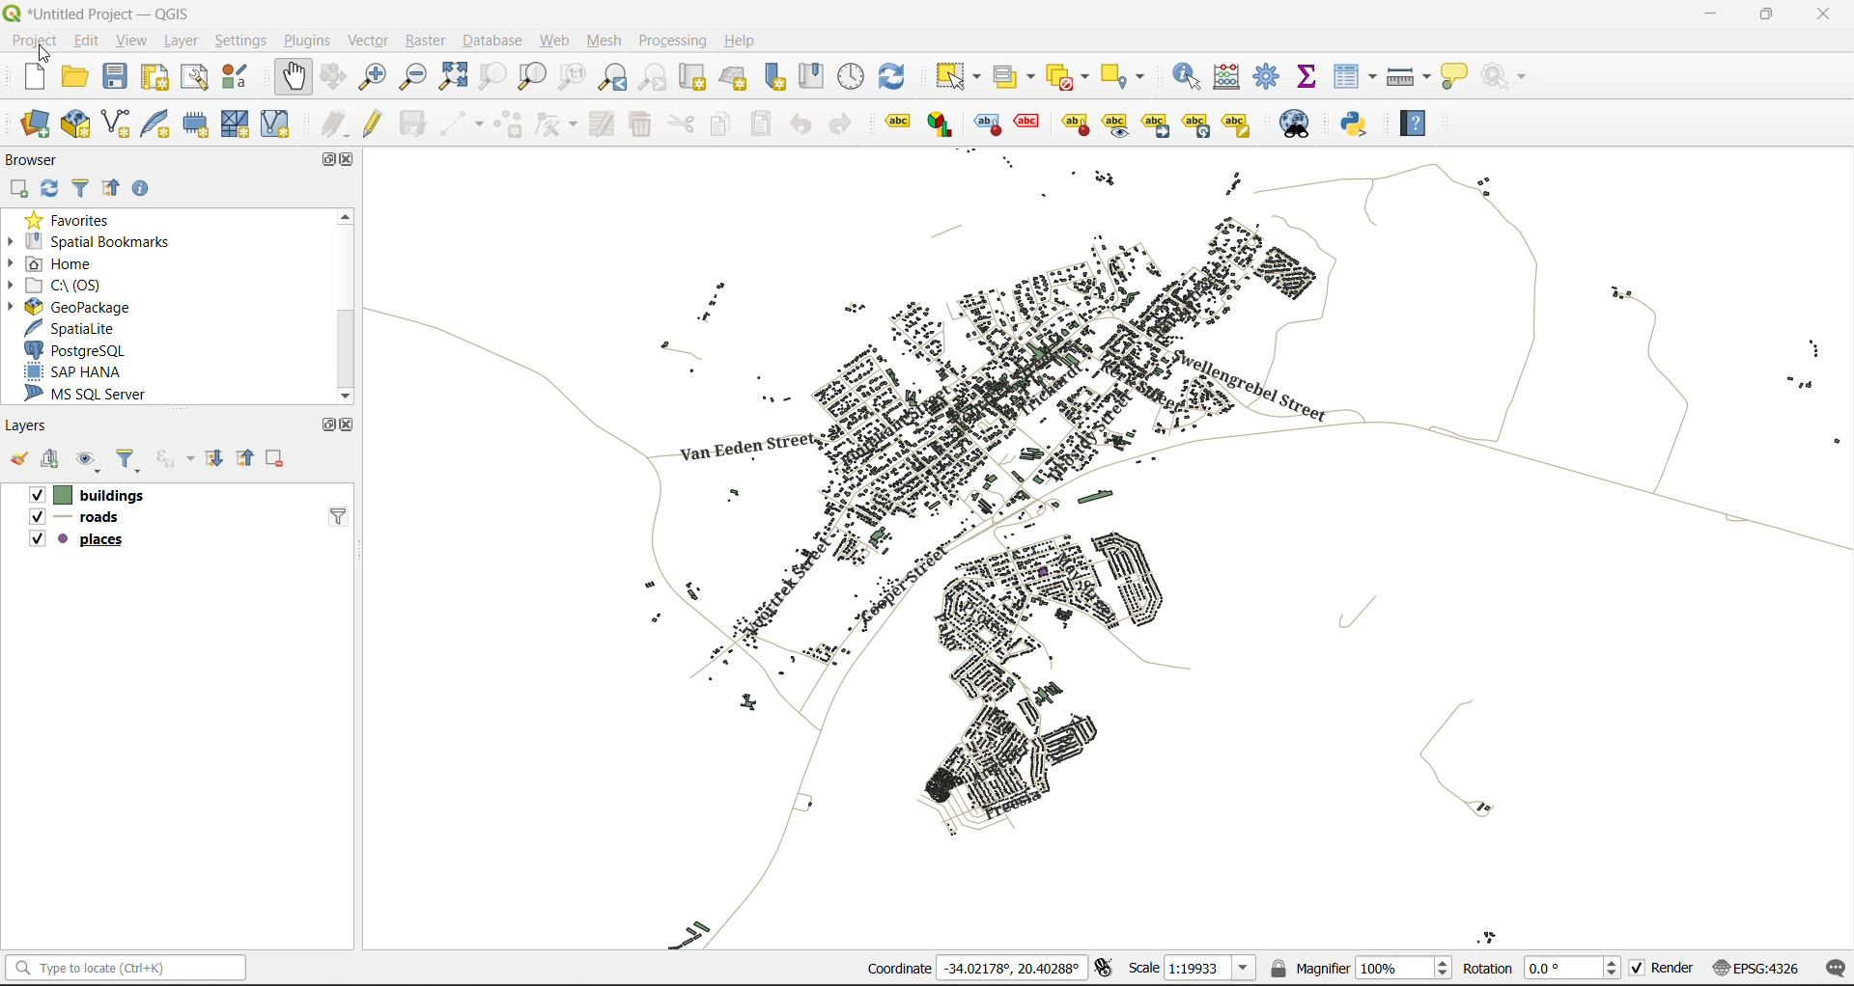 Image resolution: width=1854 pixels, height=986 pixels. Describe the element at coordinates (1016, 72) in the screenshot. I see `select value` at that location.